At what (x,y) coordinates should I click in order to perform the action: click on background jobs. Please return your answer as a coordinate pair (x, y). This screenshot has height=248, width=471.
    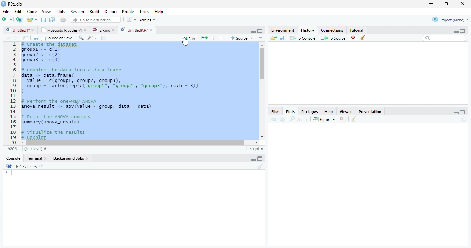
    Looking at the image, I should click on (71, 159).